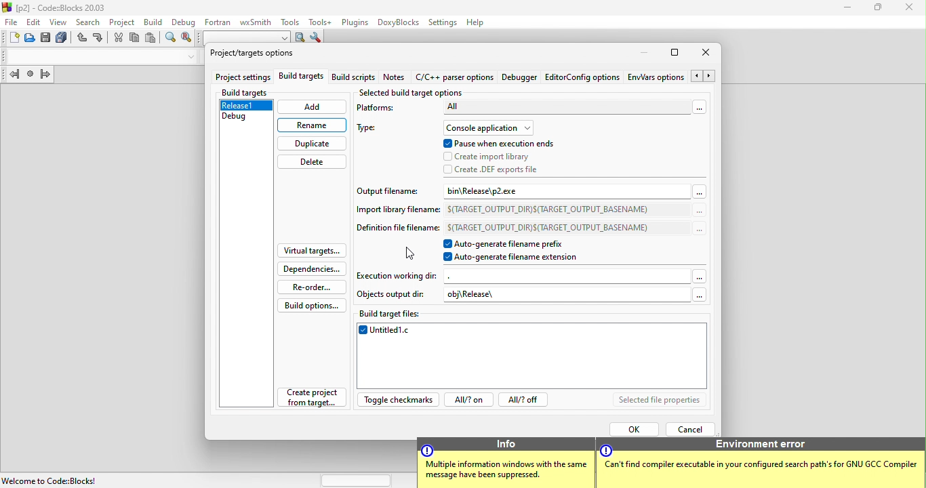  I want to click on , so click(696, 294).